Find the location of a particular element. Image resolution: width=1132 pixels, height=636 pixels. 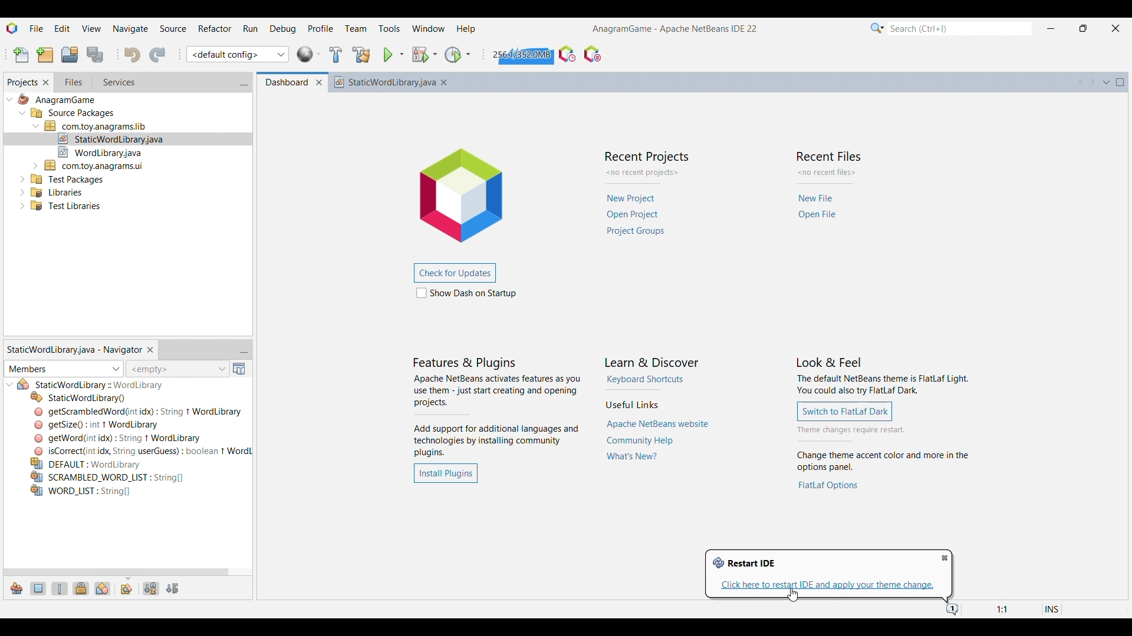

cursor is located at coordinates (795, 595).